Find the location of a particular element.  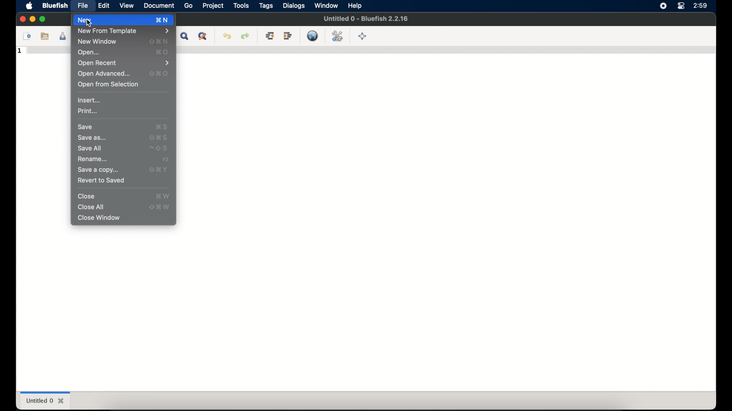

untitled 0 - bluefish 2.2.16 is located at coordinates (366, 19).